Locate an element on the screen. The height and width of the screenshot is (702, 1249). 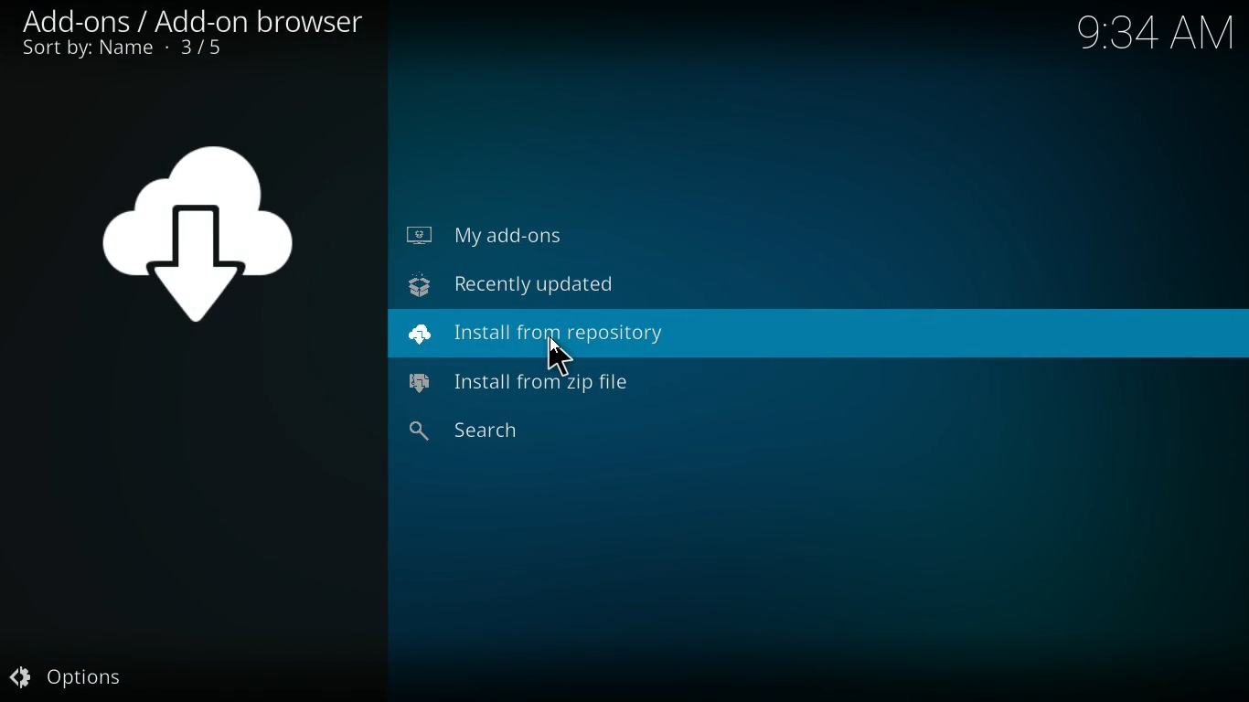
add-ons is located at coordinates (196, 19).